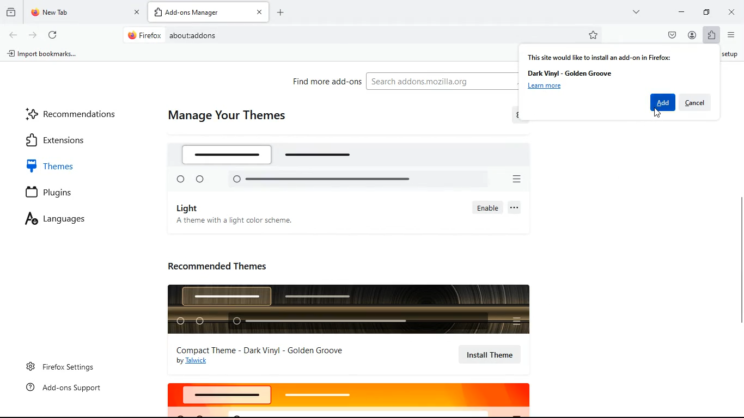 Image resolution: width=744 pixels, height=418 pixels. I want to click on close, so click(733, 11).